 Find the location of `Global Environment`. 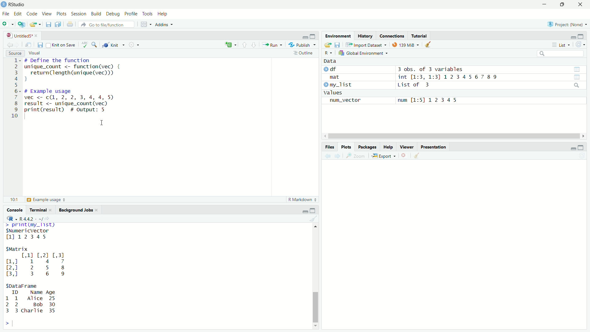

Global Environment is located at coordinates (363, 53).